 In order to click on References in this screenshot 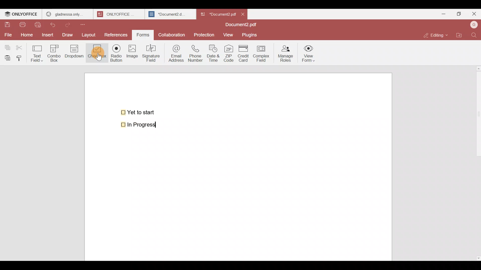, I will do `click(116, 35)`.